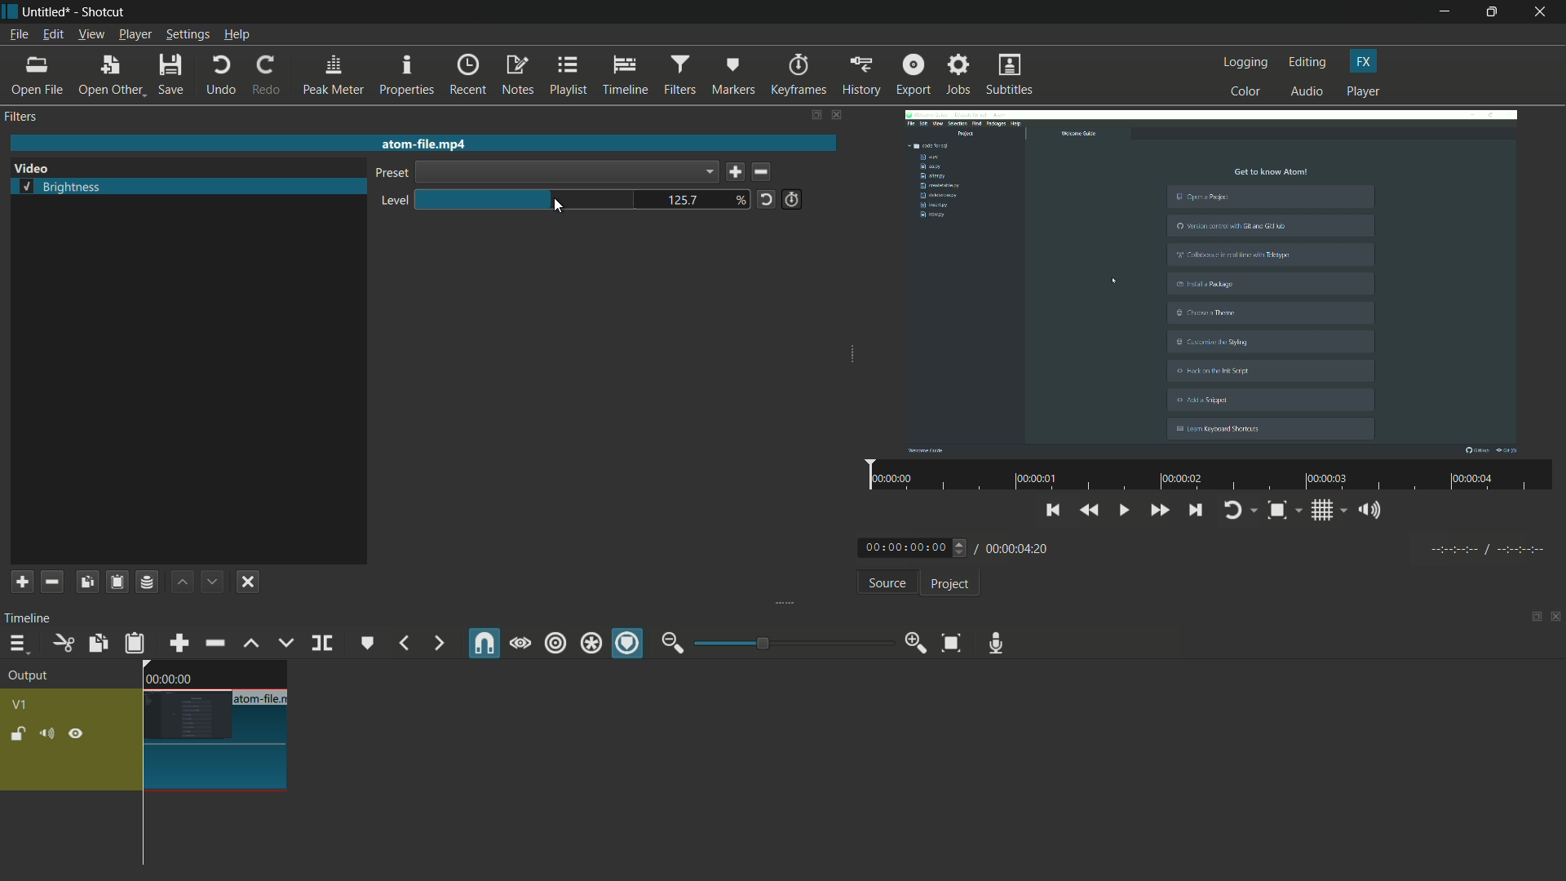 Image resolution: width=1566 pixels, height=881 pixels. I want to click on zoom timeline to fit, so click(951, 642).